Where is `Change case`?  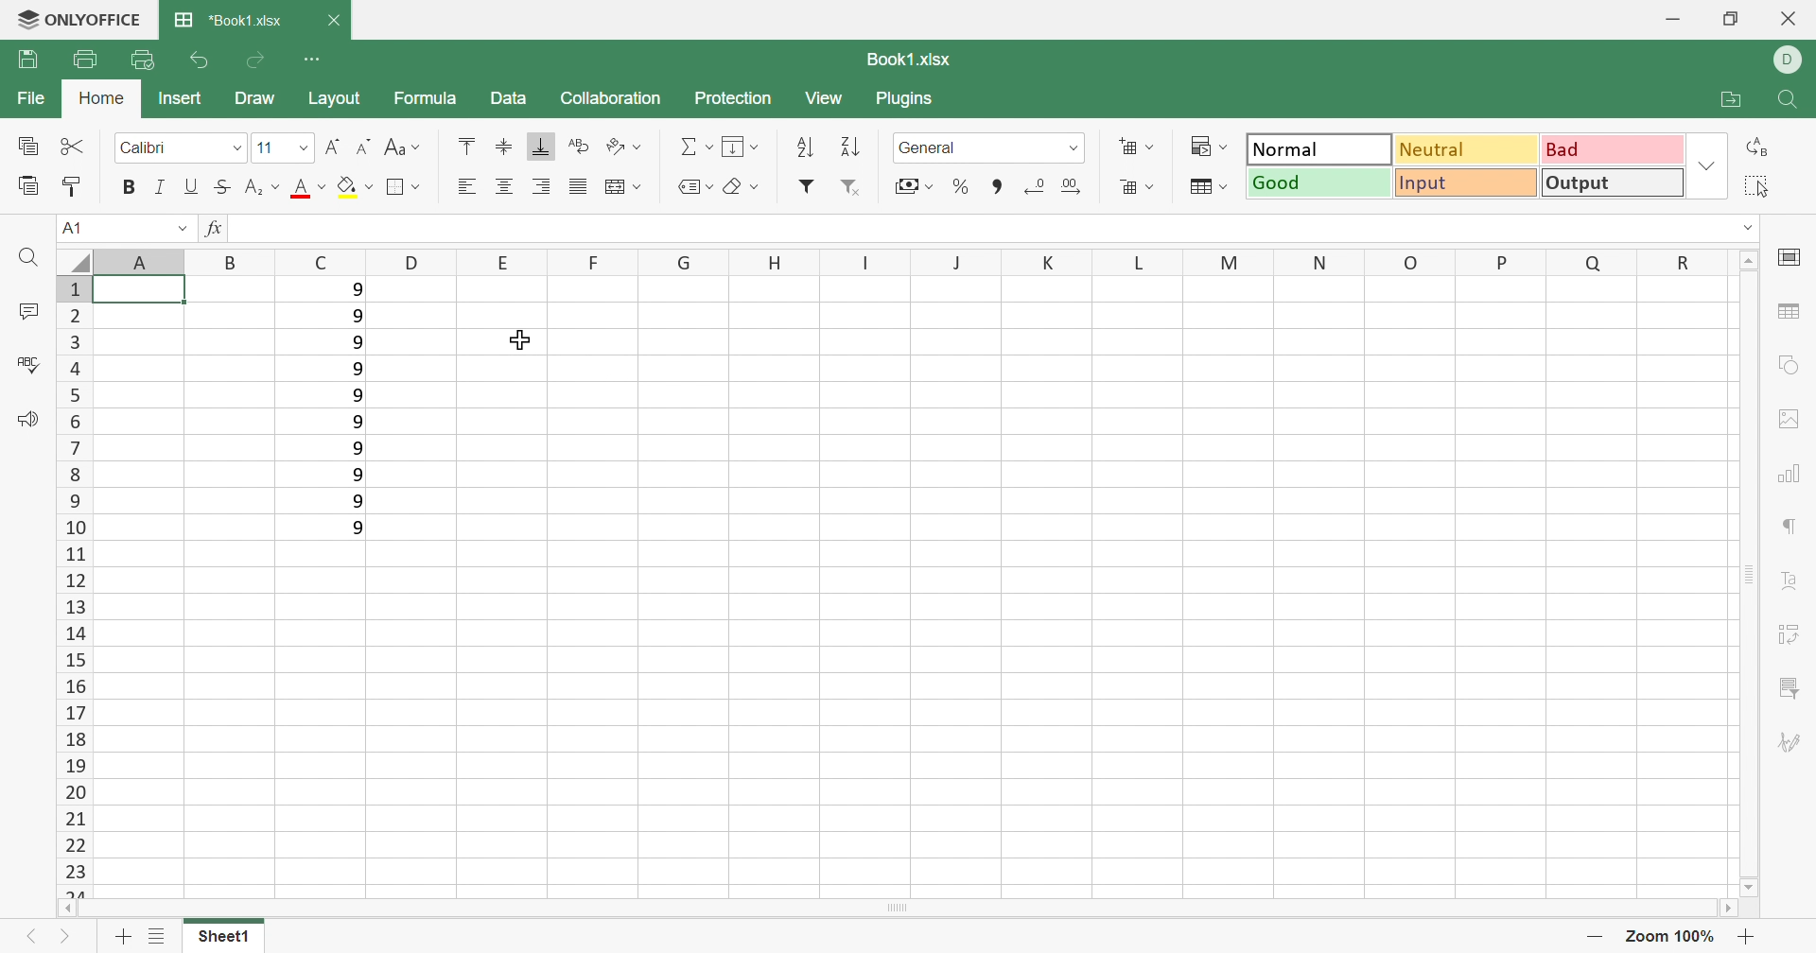 Change case is located at coordinates (404, 147).